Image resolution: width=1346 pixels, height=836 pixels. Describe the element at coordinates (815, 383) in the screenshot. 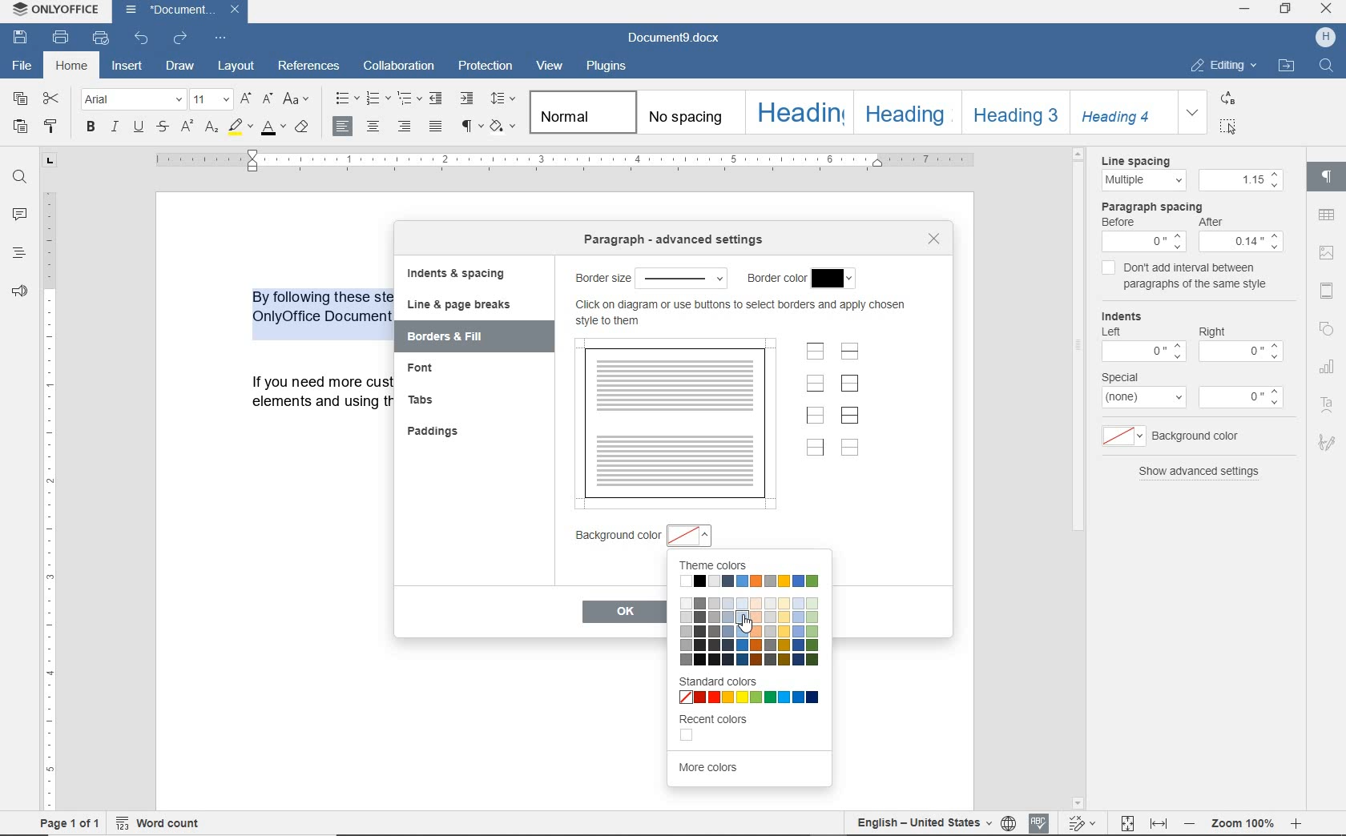

I see `set bottom border only` at that location.